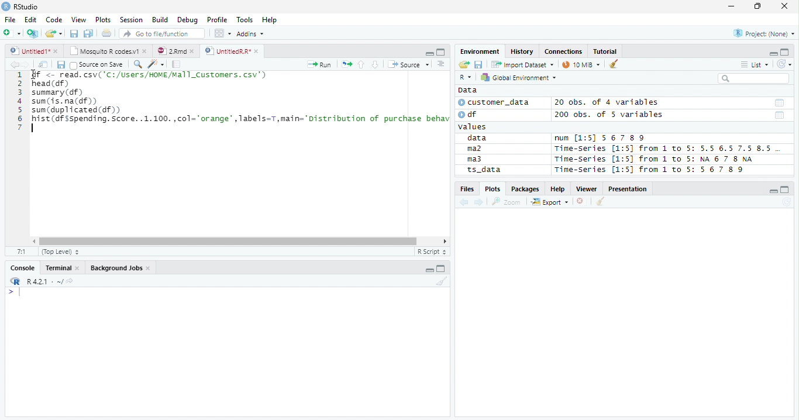  Describe the element at coordinates (615, 63) in the screenshot. I see `Clean` at that location.